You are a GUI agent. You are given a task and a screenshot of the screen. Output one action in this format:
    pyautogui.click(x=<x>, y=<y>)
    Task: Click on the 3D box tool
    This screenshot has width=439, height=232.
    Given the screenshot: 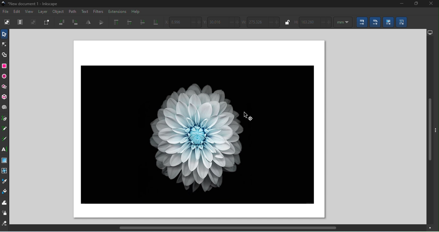 What is the action you would take?
    pyautogui.click(x=4, y=97)
    